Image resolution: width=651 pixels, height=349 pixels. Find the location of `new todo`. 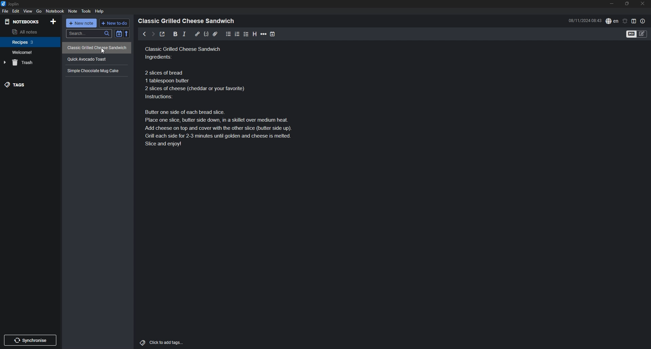

new todo is located at coordinates (115, 23).